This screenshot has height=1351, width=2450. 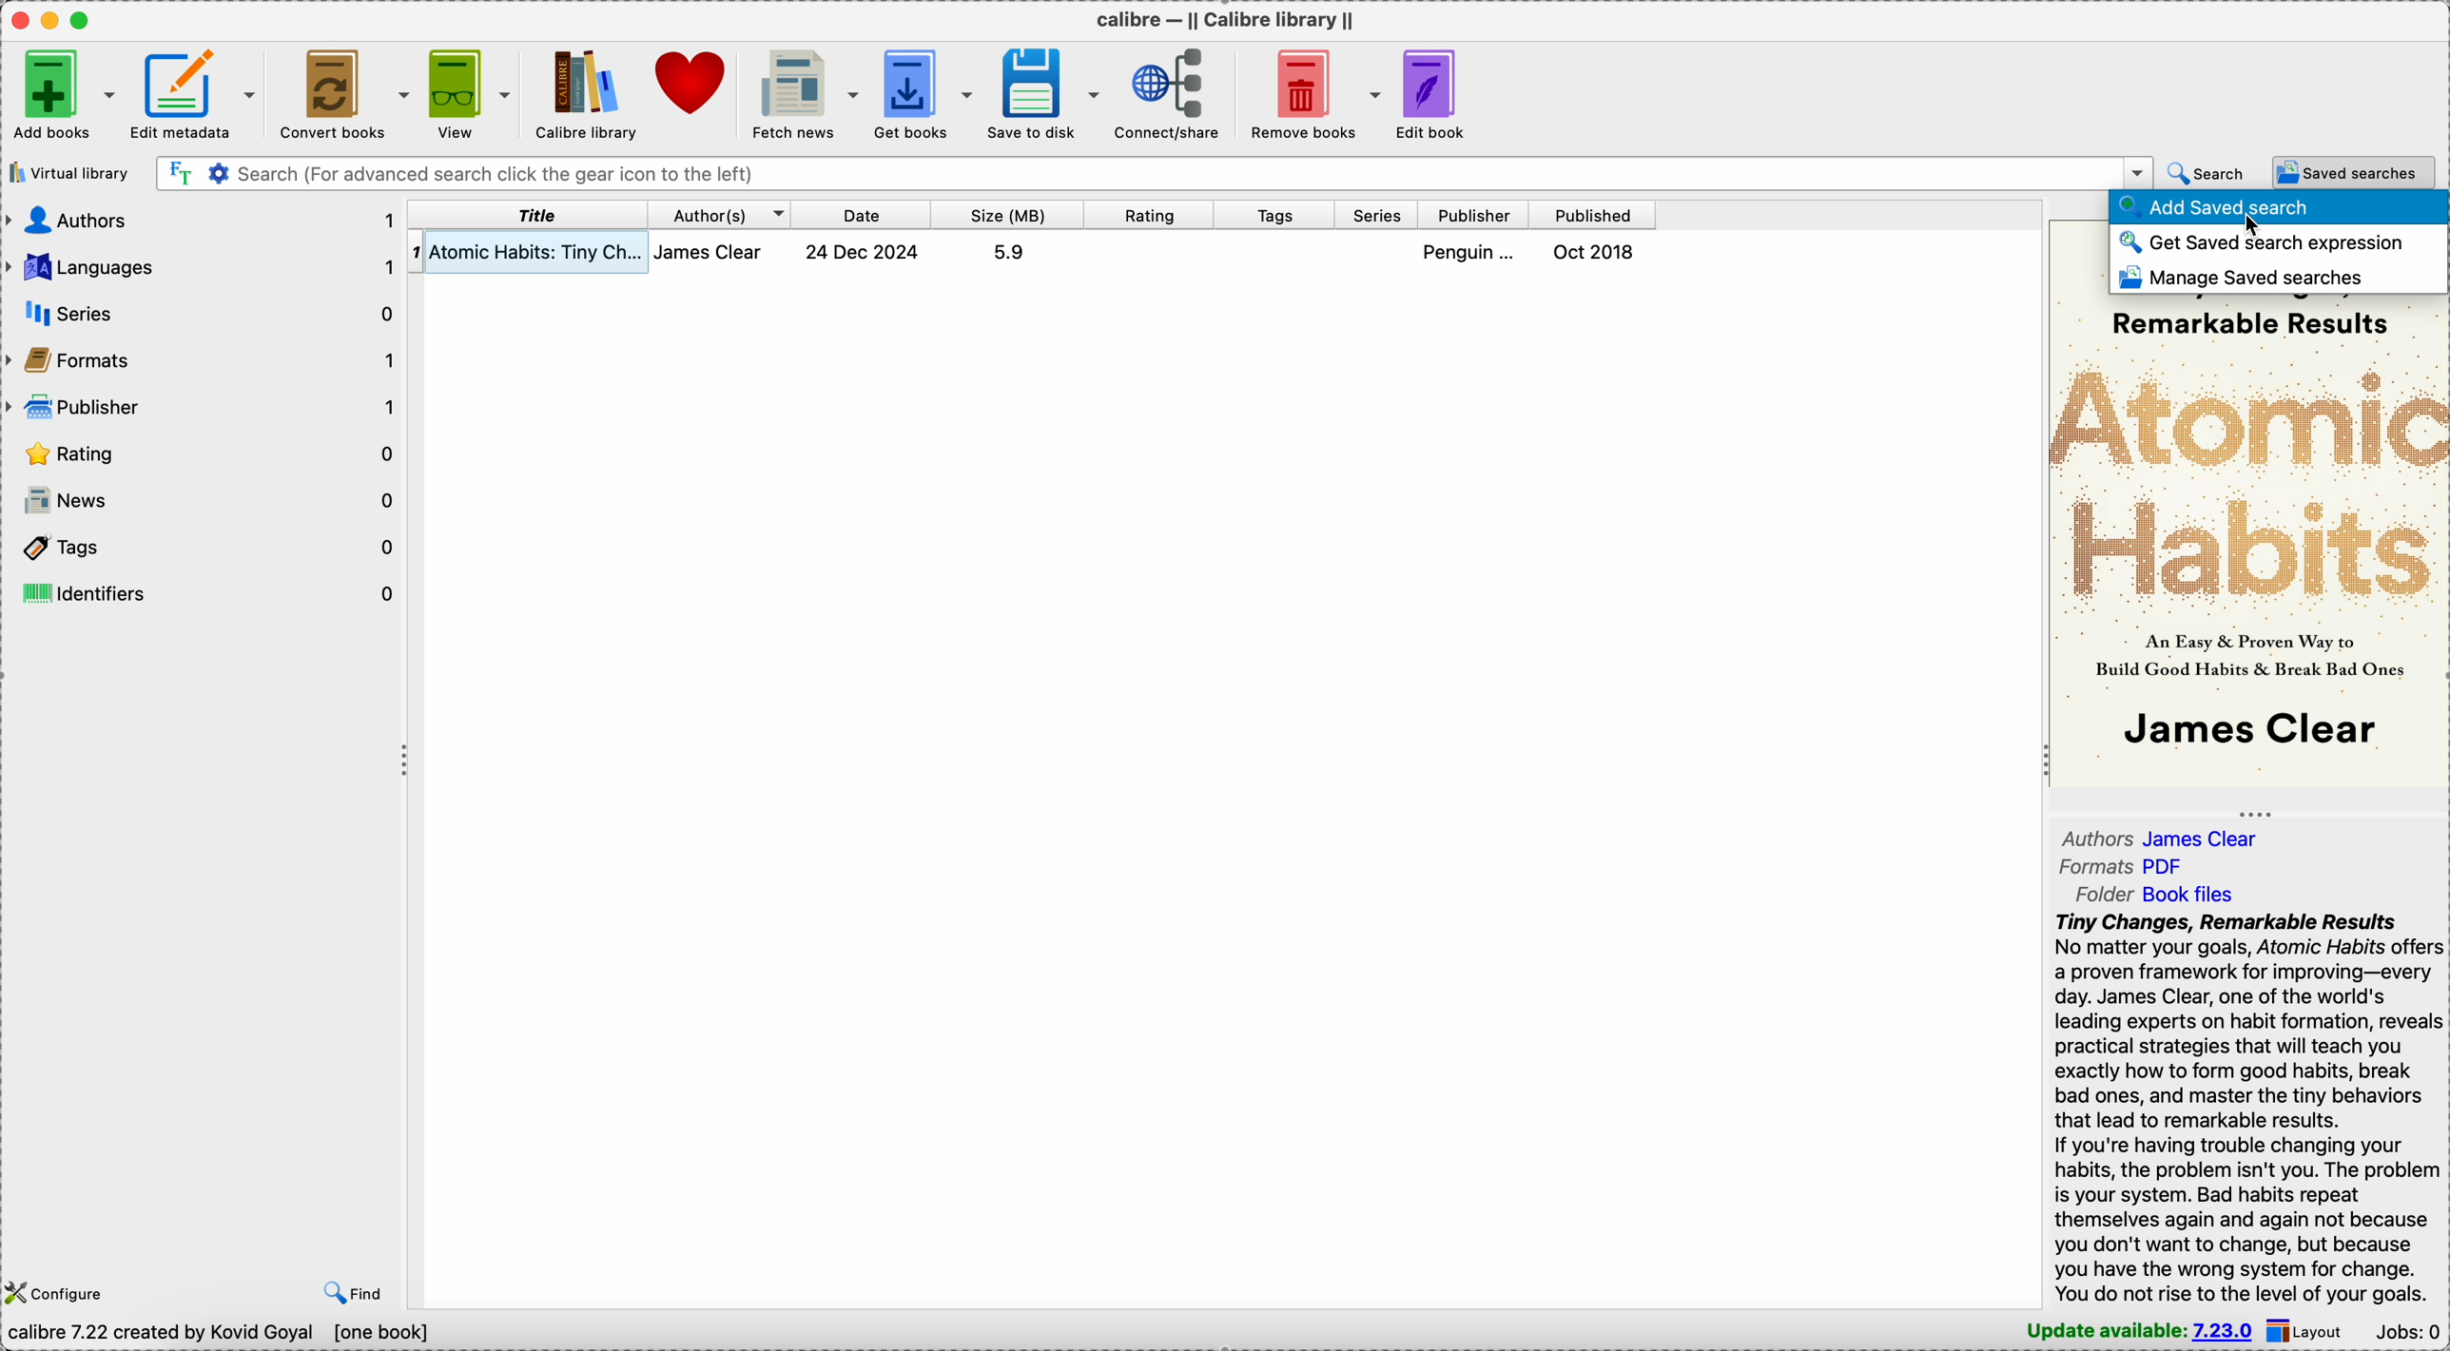 I want to click on view, so click(x=467, y=90).